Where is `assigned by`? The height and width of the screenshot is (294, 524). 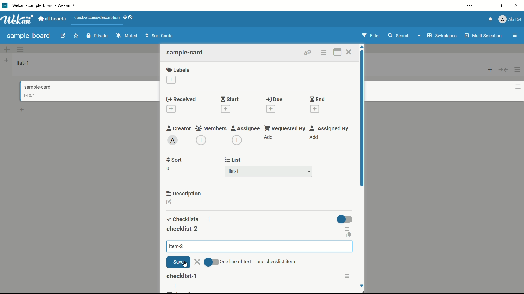
assigned by is located at coordinates (330, 128).